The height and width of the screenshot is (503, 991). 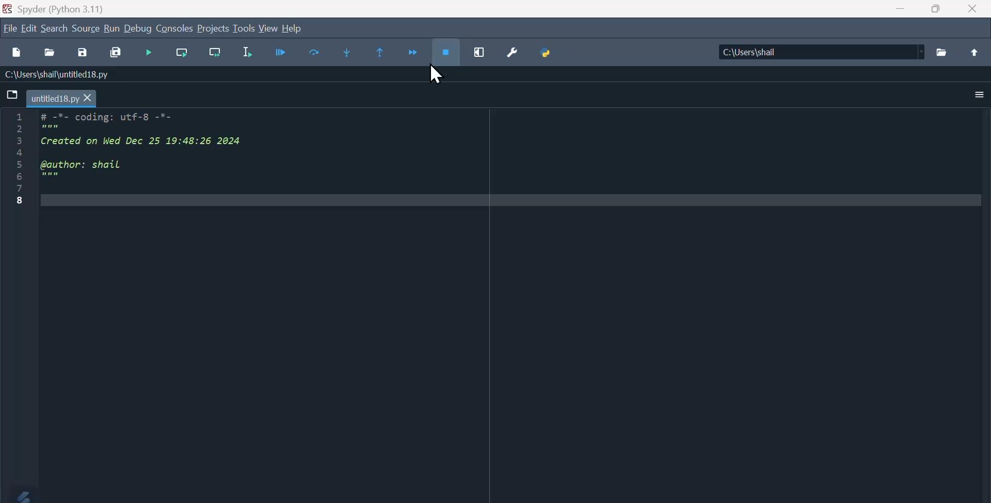 What do you see at coordinates (151, 52) in the screenshot?
I see `Run file` at bounding box center [151, 52].